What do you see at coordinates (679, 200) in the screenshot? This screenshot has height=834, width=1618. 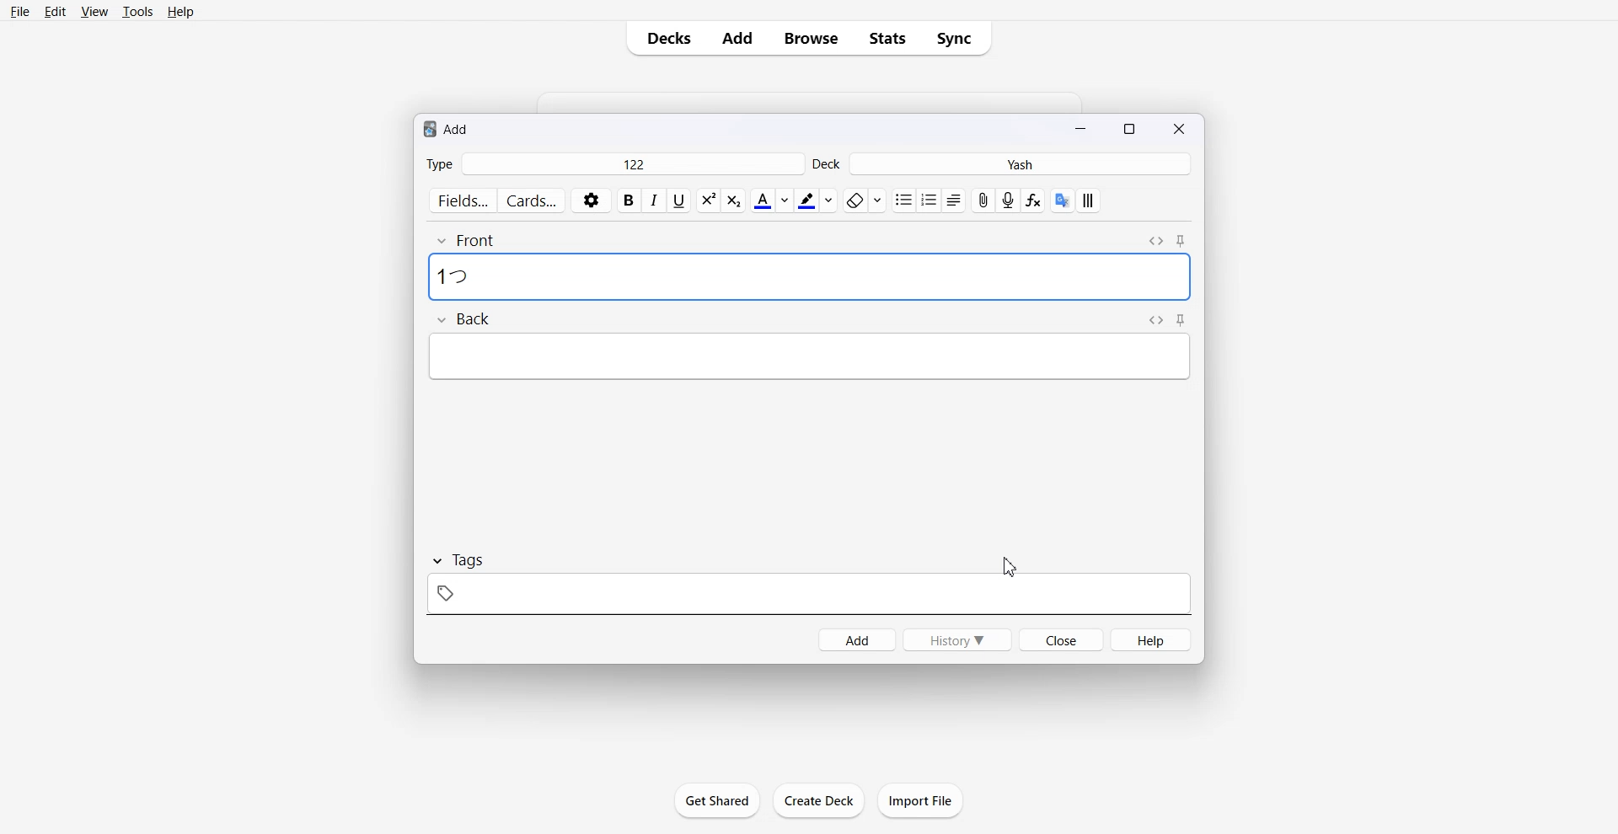 I see `Underline` at bounding box center [679, 200].